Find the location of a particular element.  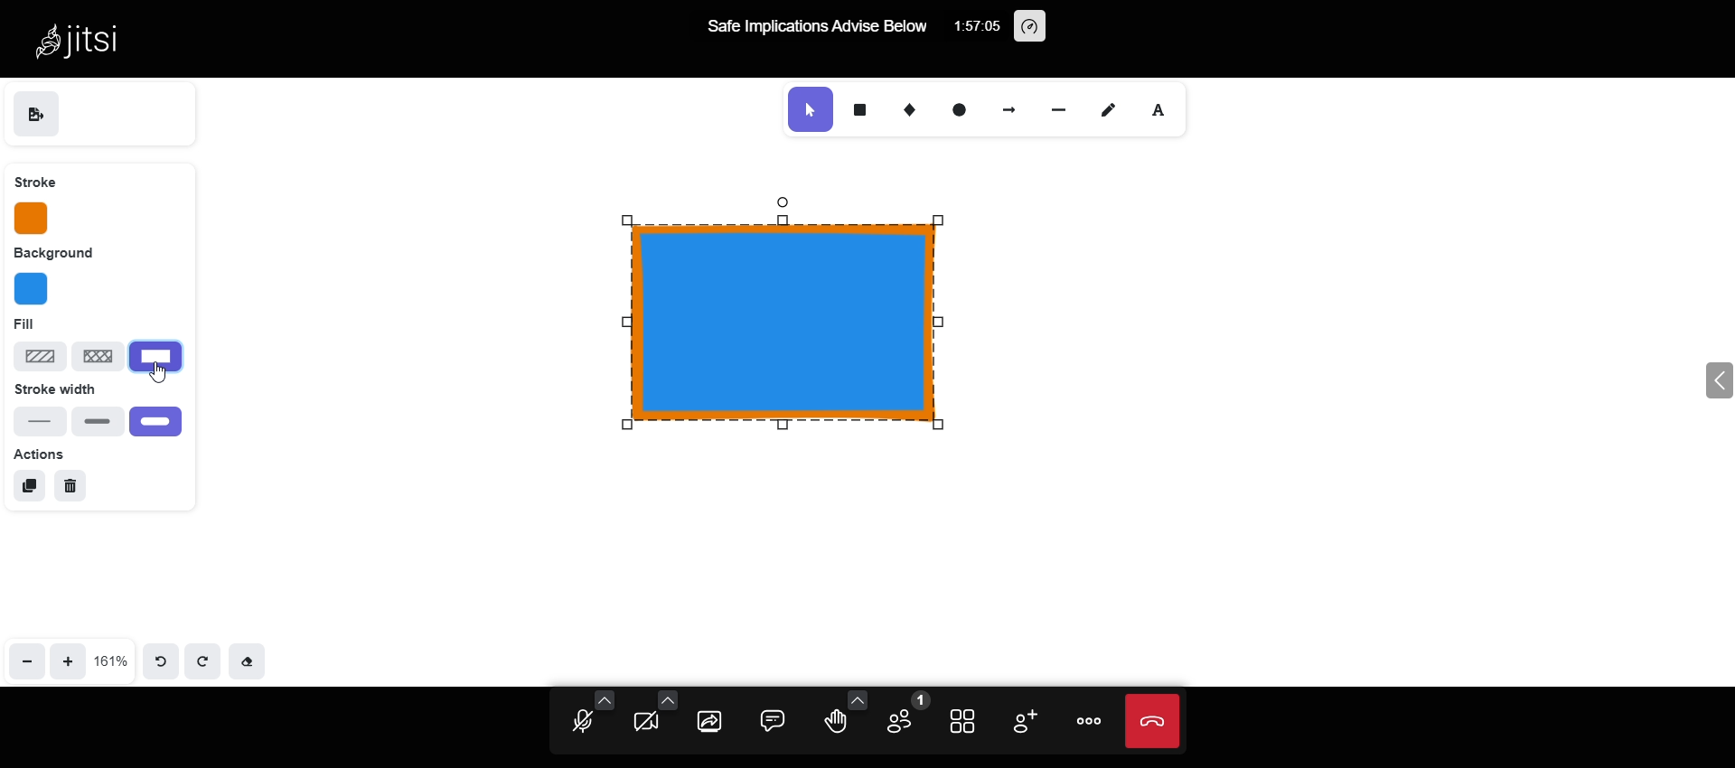

end call is located at coordinates (1149, 724).